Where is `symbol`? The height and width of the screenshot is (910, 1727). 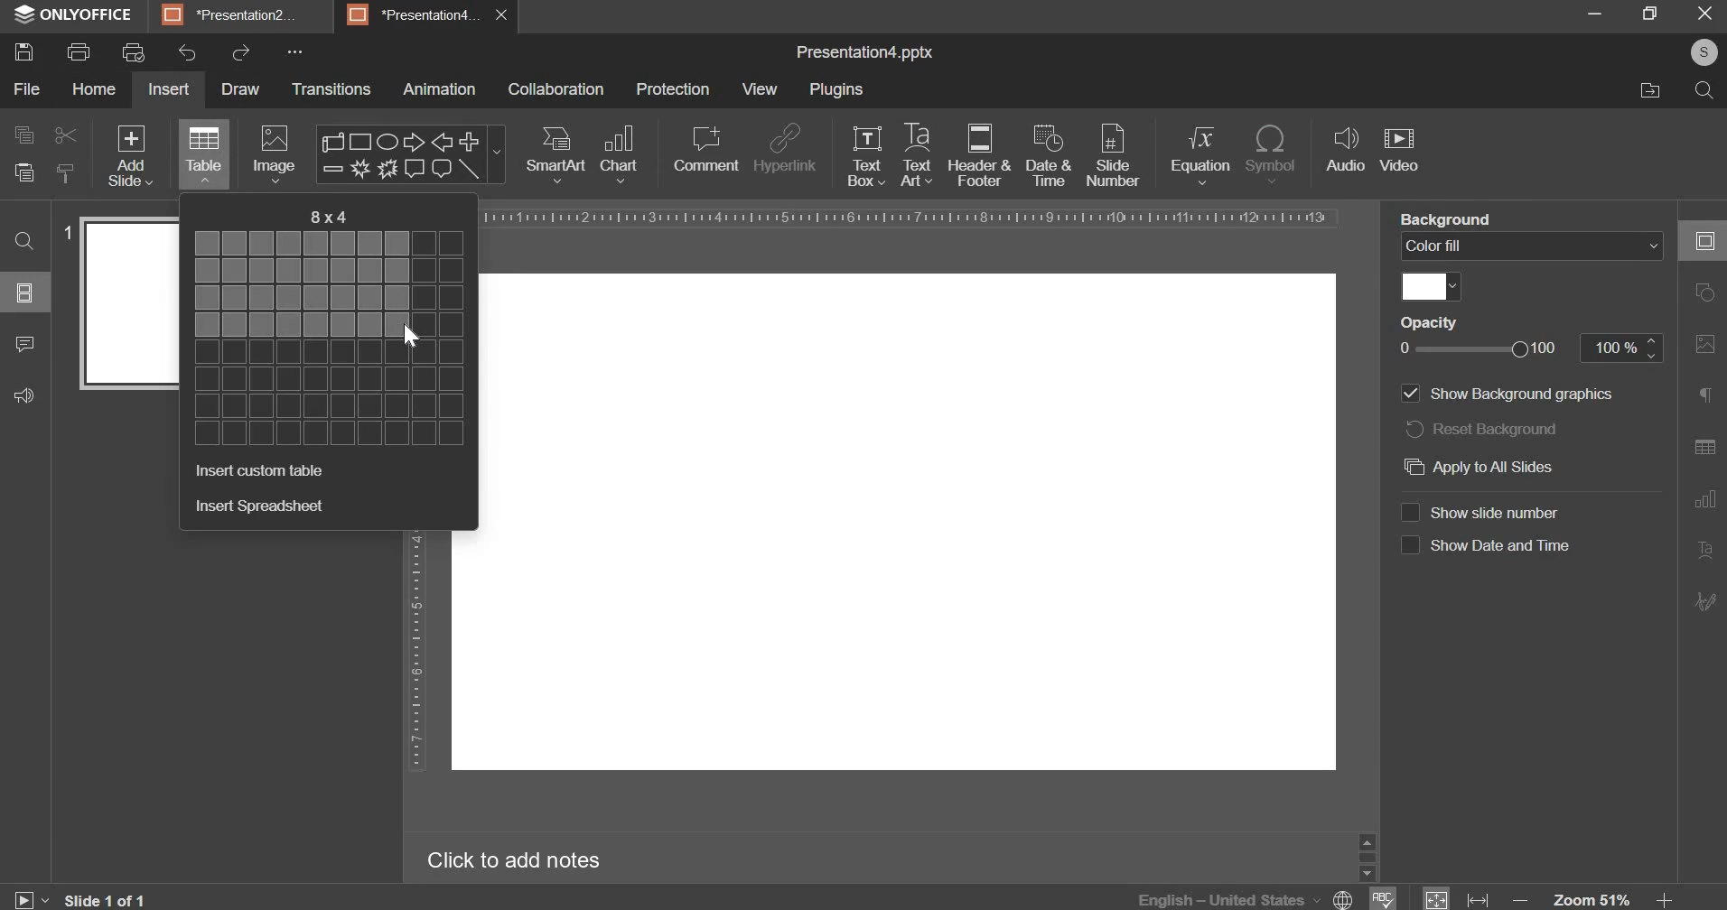
symbol is located at coordinates (1276, 154).